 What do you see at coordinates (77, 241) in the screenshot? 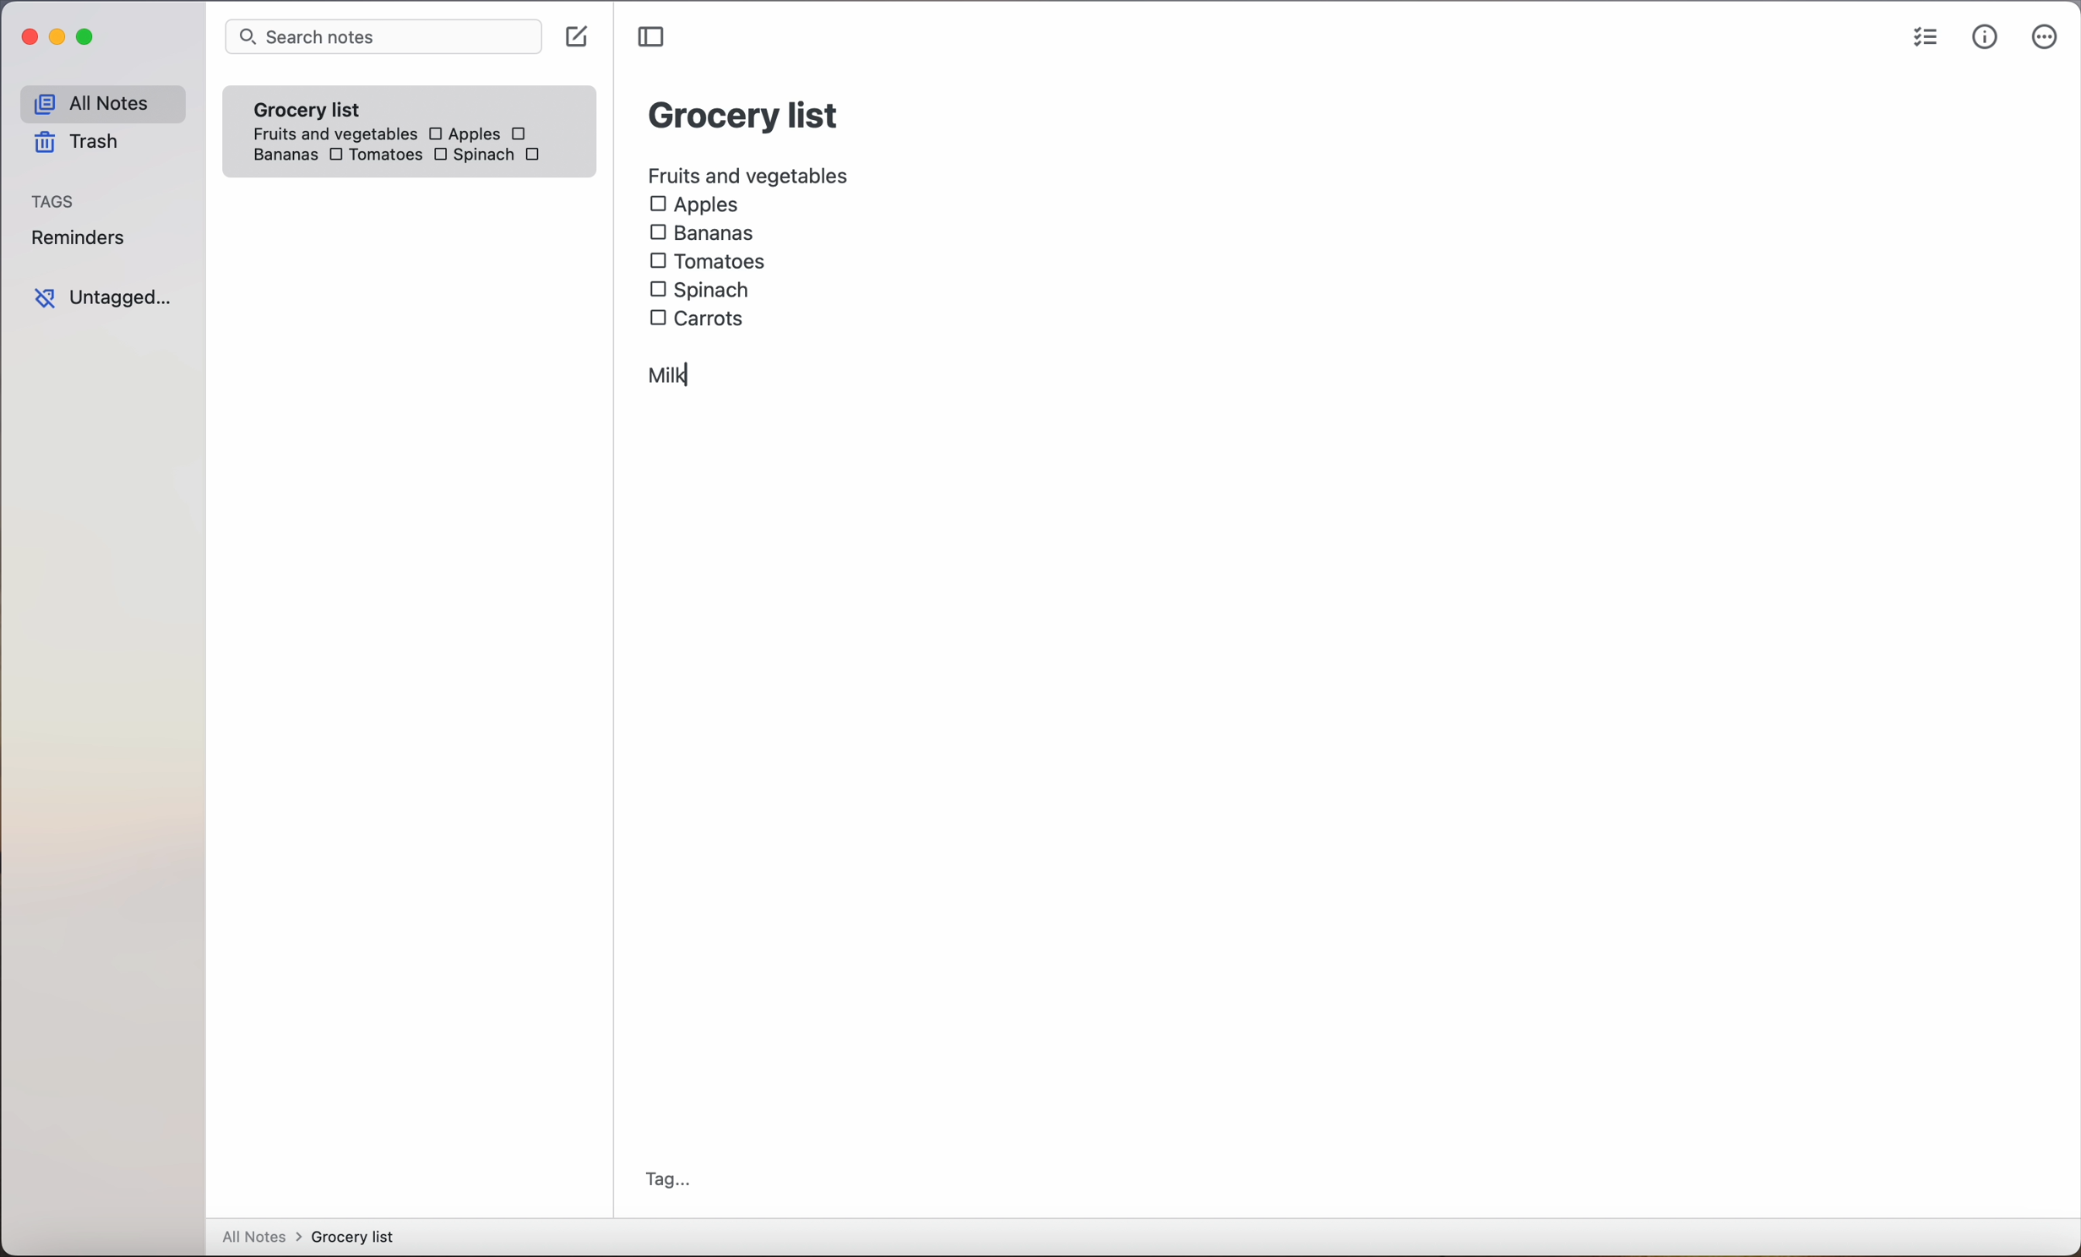
I see `reminders` at bounding box center [77, 241].